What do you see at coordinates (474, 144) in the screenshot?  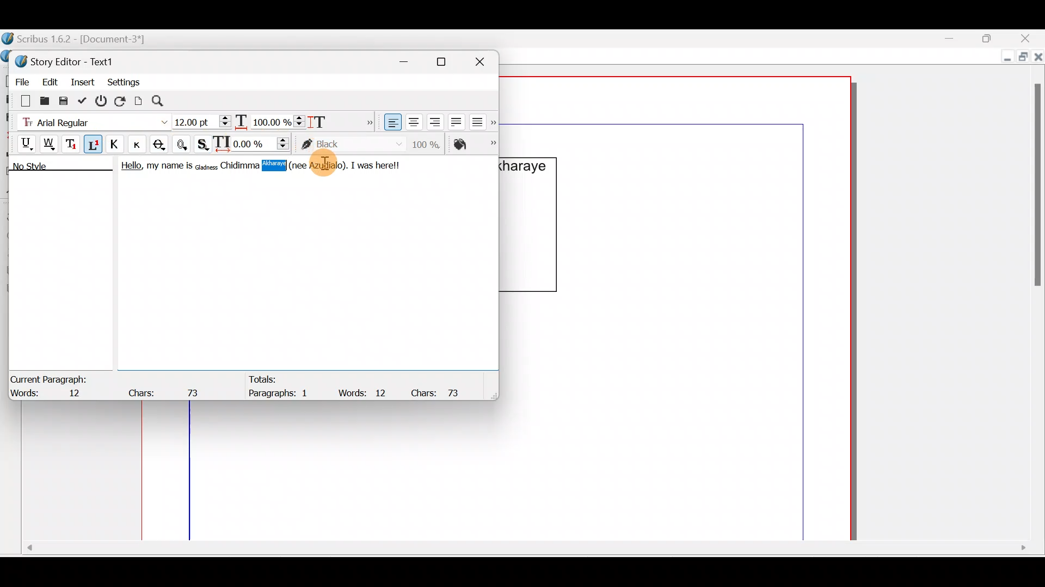 I see `Color of text fill` at bounding box center [474, 144].